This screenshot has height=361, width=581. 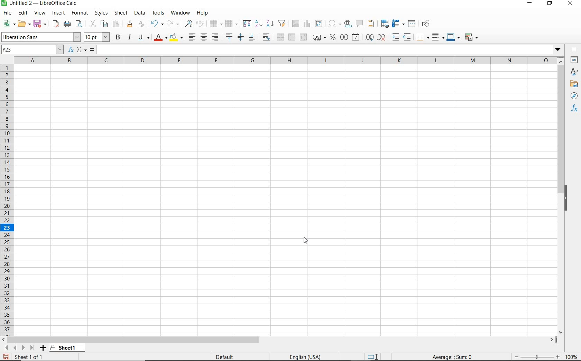 I want to click on DECREASE INDENT, so click(x=407, y=38).